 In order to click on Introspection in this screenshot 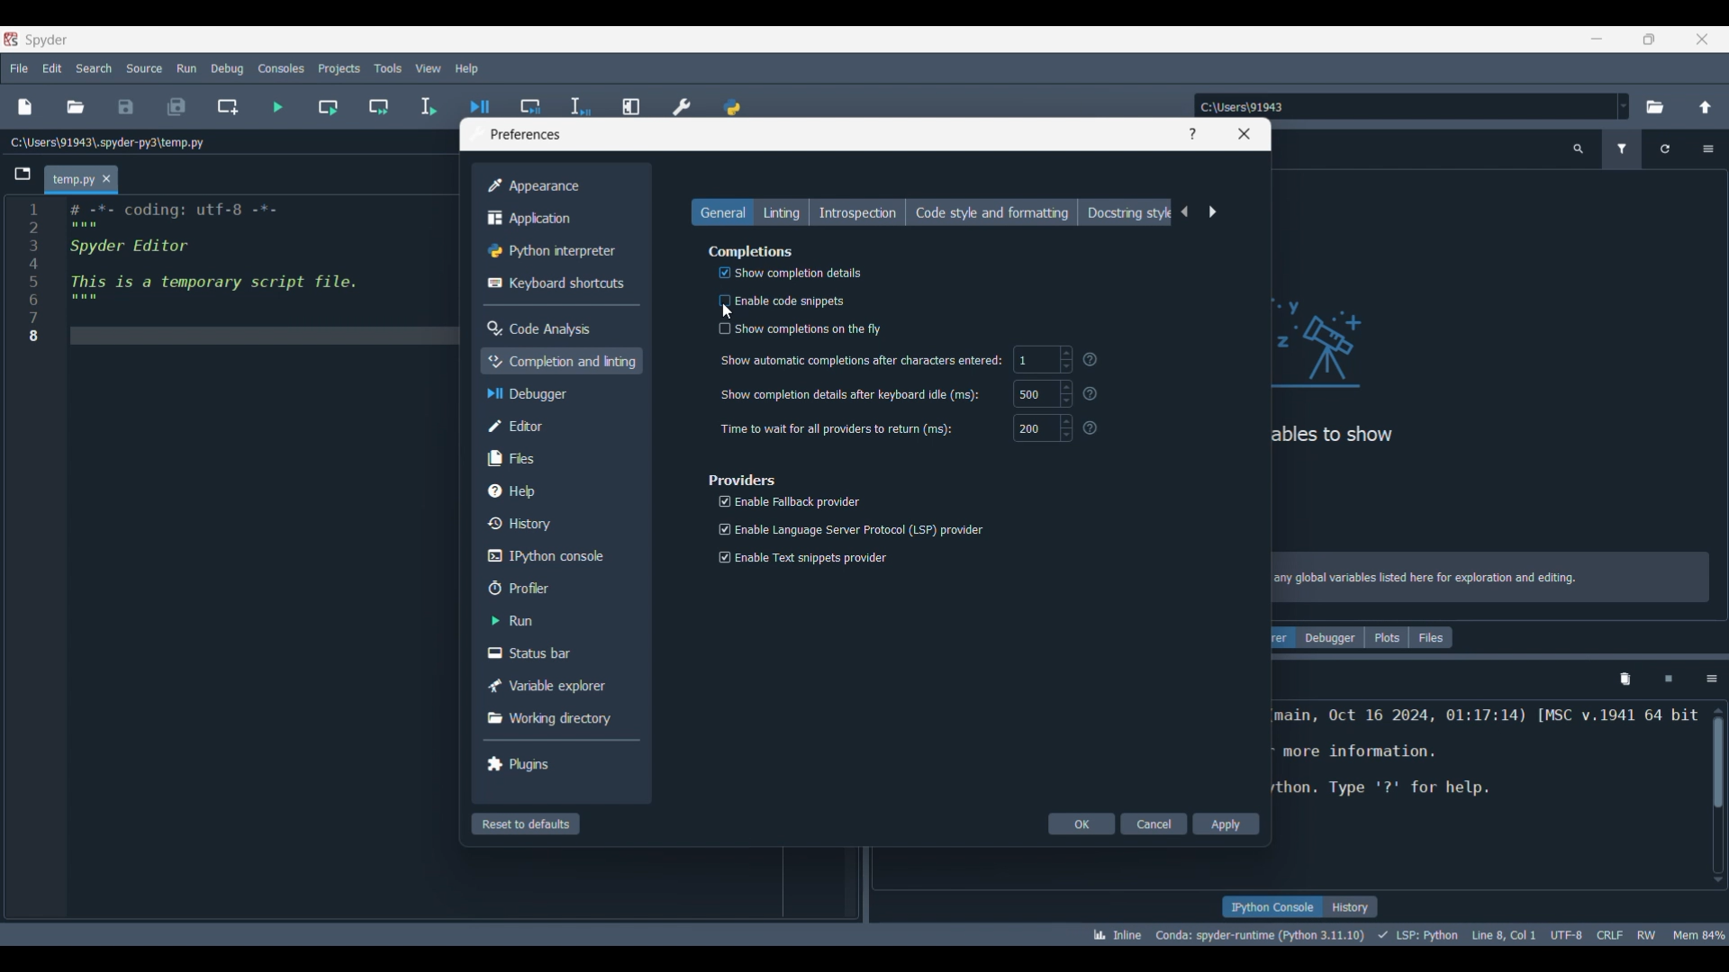, I will do `click(857, 211)`.